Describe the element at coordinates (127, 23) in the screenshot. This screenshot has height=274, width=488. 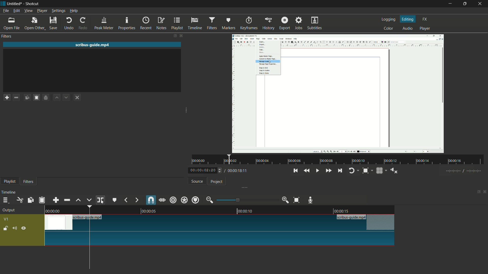
I see `properties` at that location.